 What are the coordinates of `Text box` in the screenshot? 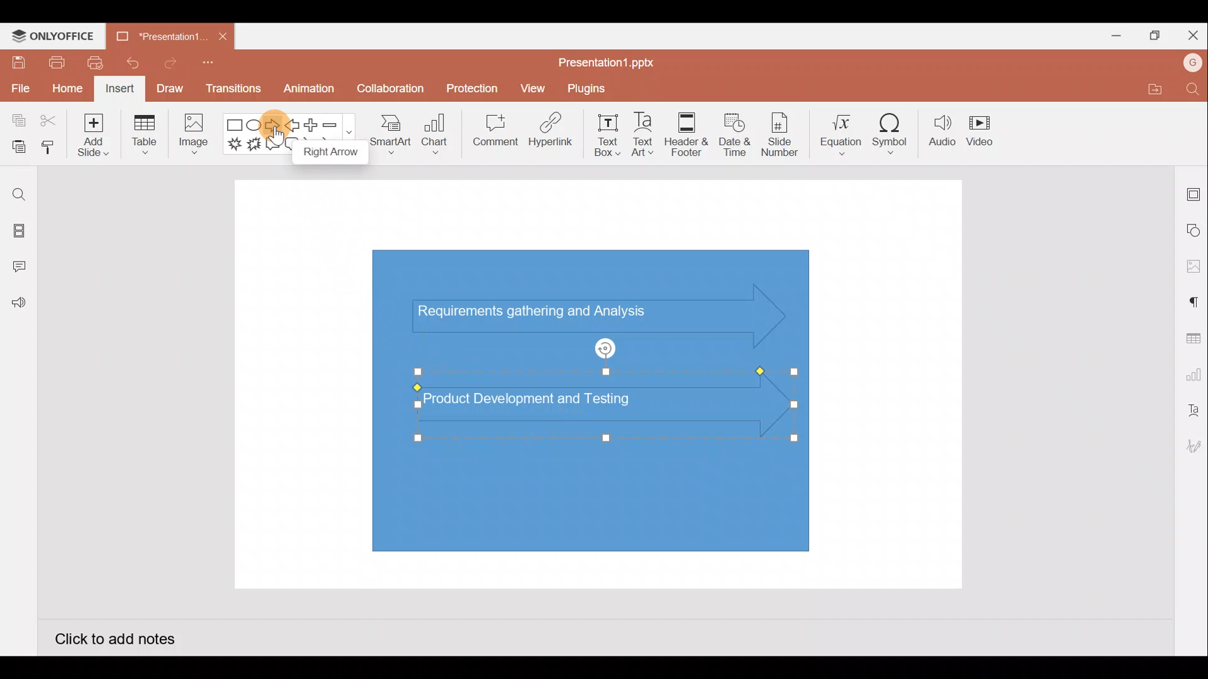 It's located at (608, 135).